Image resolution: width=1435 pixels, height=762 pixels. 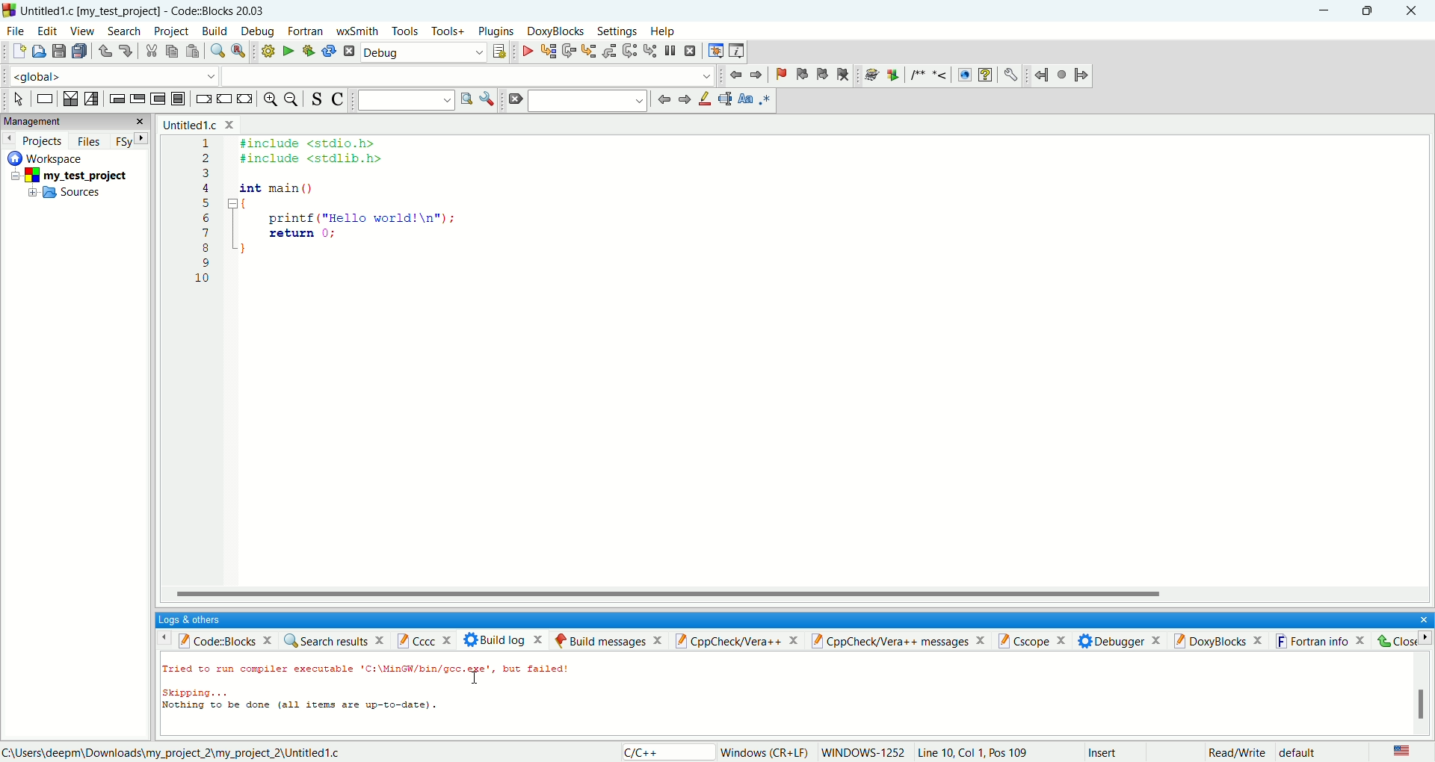 I want to click on match case, so click(x=745, y=99).